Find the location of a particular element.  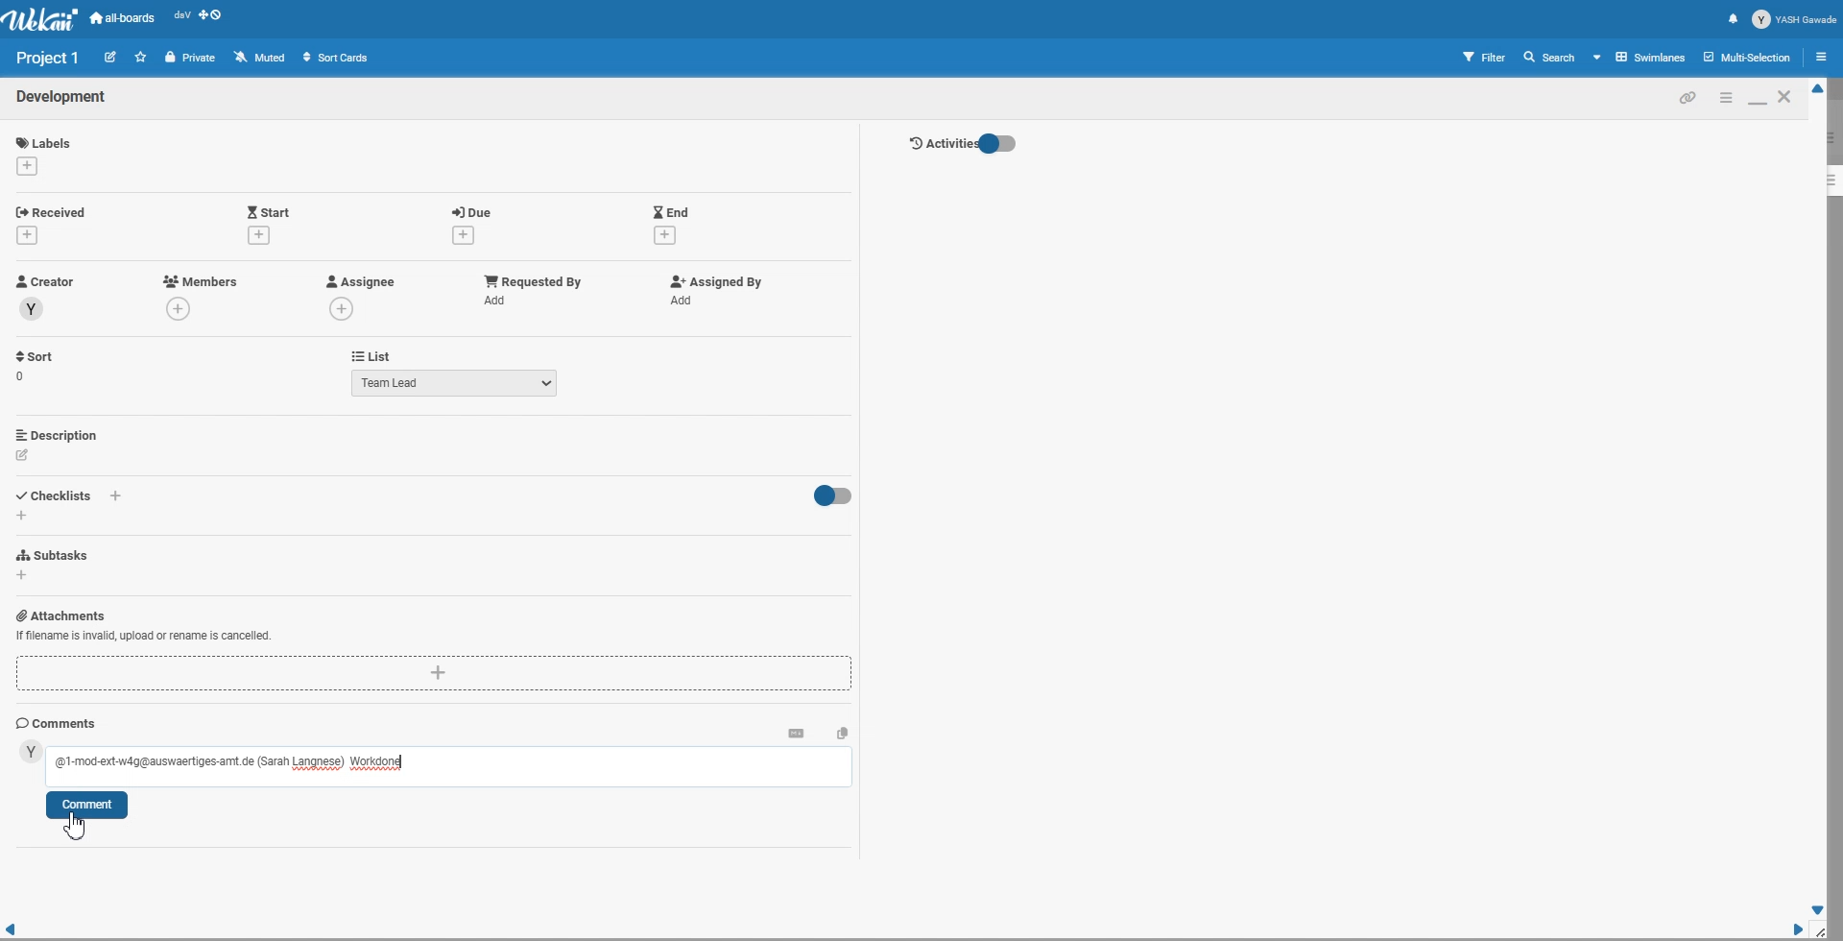

Vertical Scroll bar is located at coordinates (1819, 499).